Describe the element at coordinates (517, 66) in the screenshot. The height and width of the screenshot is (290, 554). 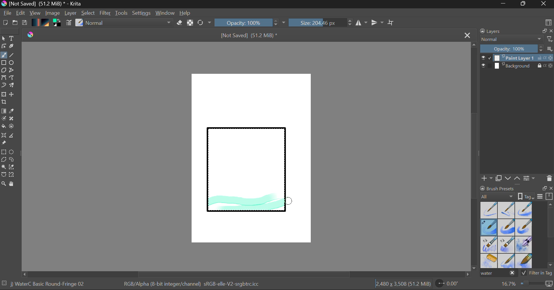
I see `Background Layer` at that location.